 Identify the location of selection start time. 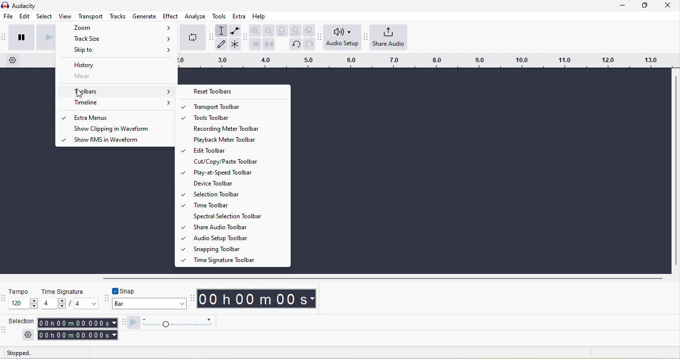
(77, 323).